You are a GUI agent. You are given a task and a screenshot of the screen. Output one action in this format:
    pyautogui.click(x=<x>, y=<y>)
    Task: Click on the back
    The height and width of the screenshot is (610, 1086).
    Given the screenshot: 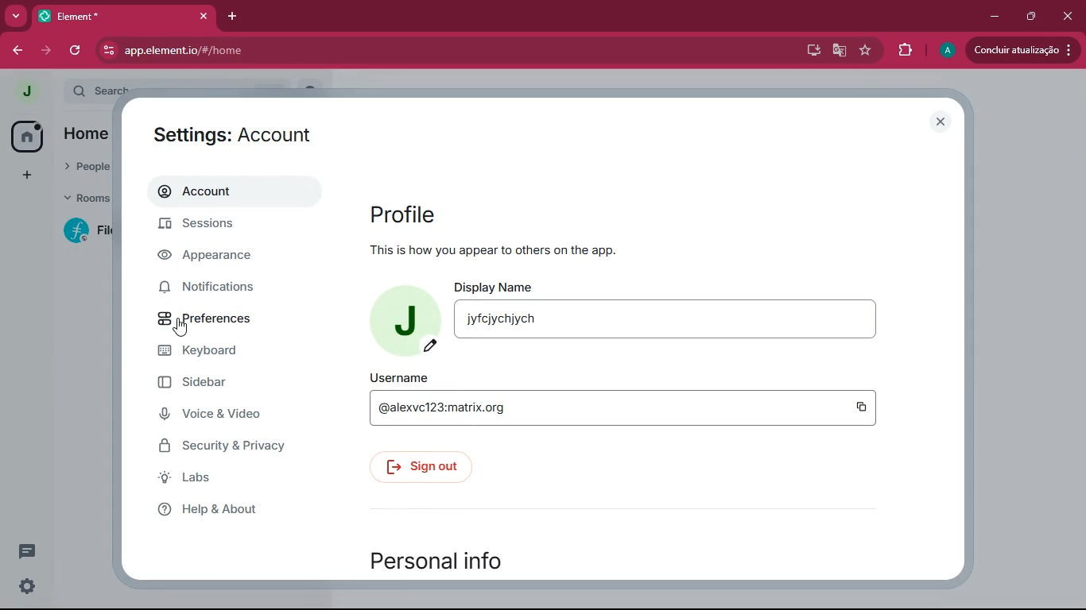 What is the action you would take?
    pyautogui.click(x=14, y=48)
    